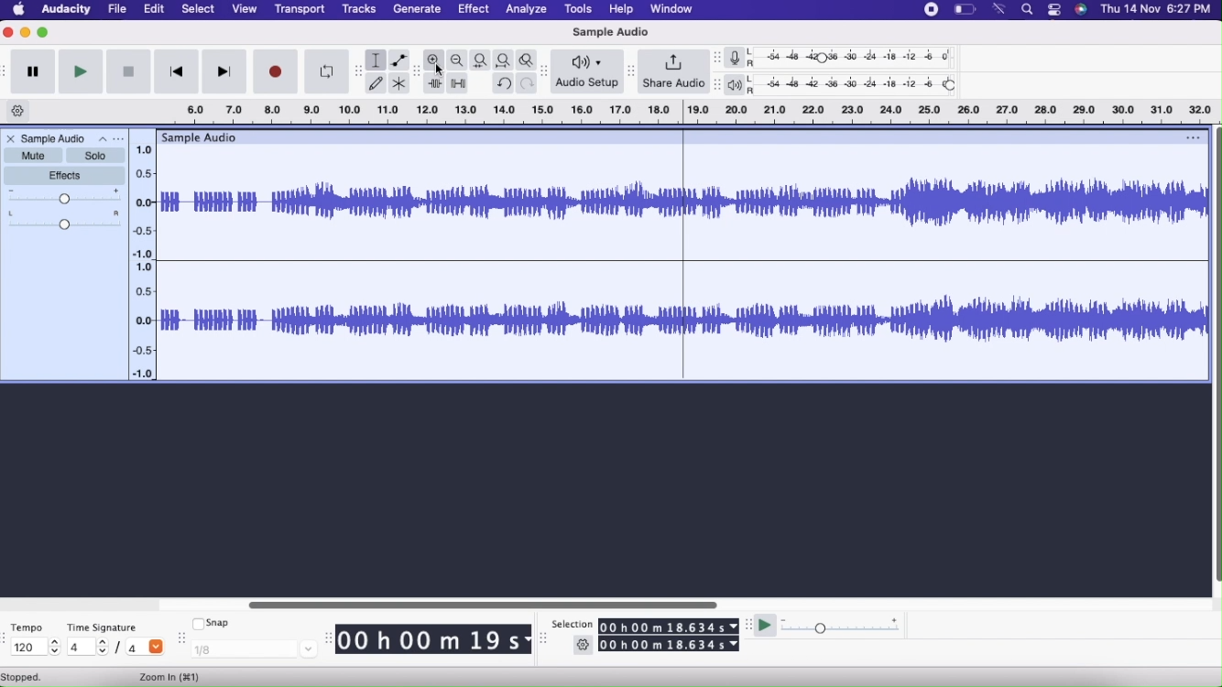 This screenshot has height=687, width=1222. Describe the element at coordinates (329, 638) in the screenshot. I see `resize` at that location.